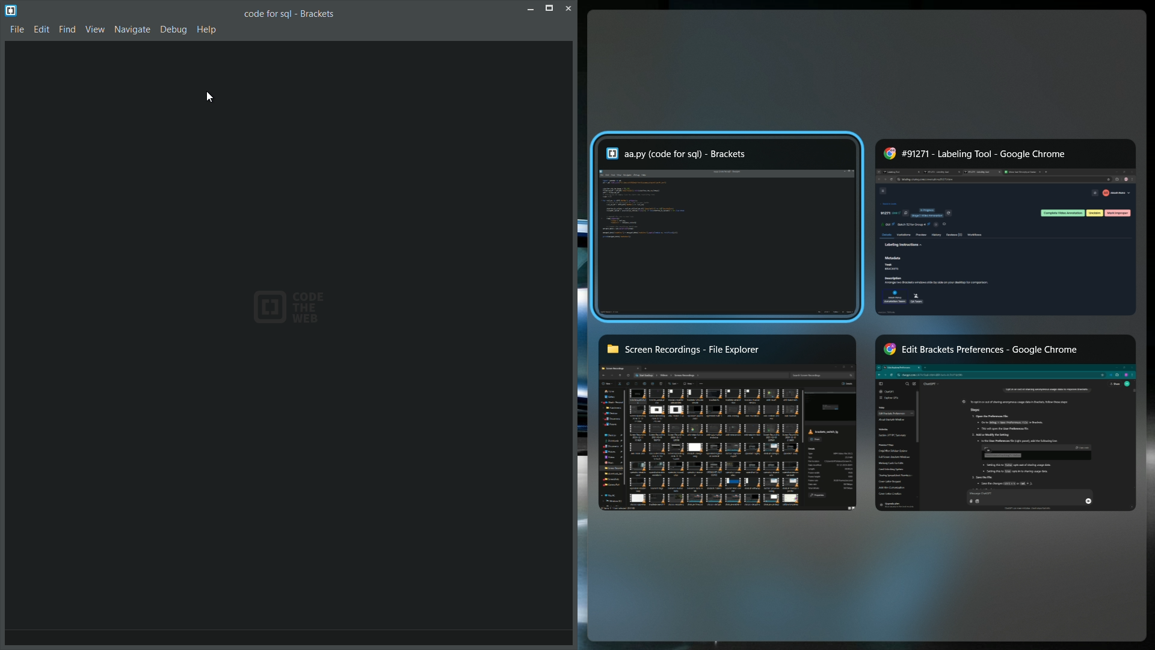 The height and width of the screenshot is (650, 1155). I want to click on Navigate, so click(133, 29).